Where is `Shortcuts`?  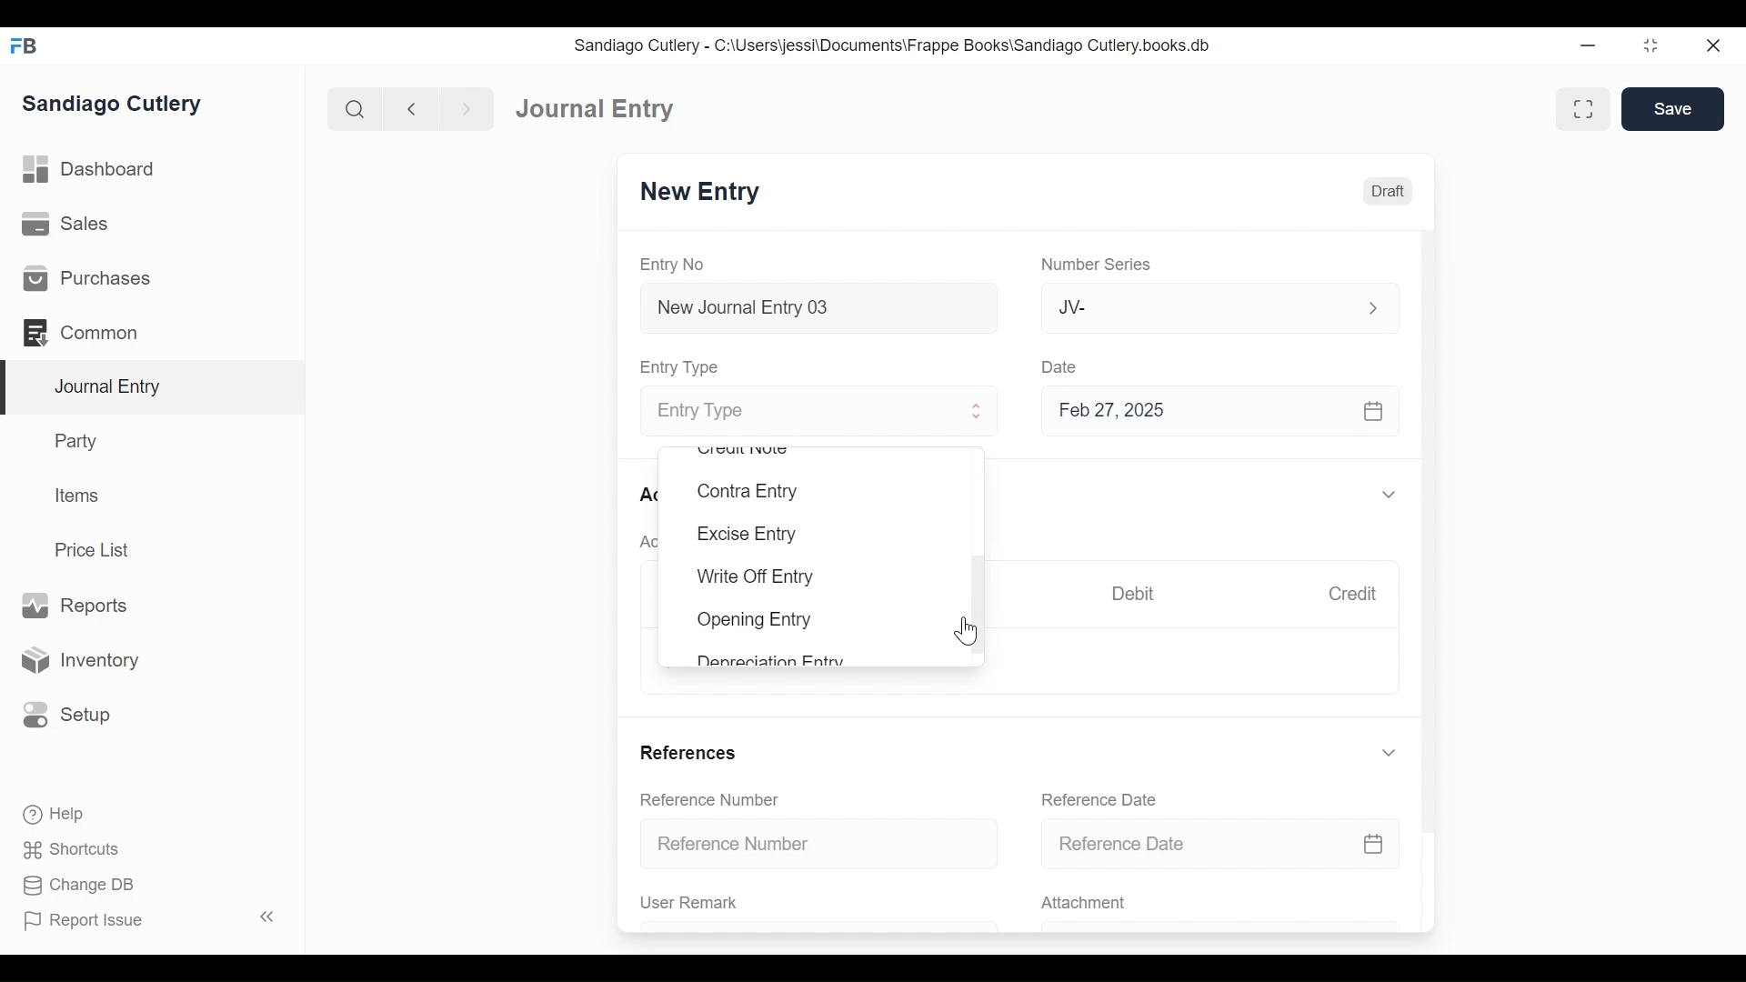 Shortcuts is located at coordinates (74, 852).